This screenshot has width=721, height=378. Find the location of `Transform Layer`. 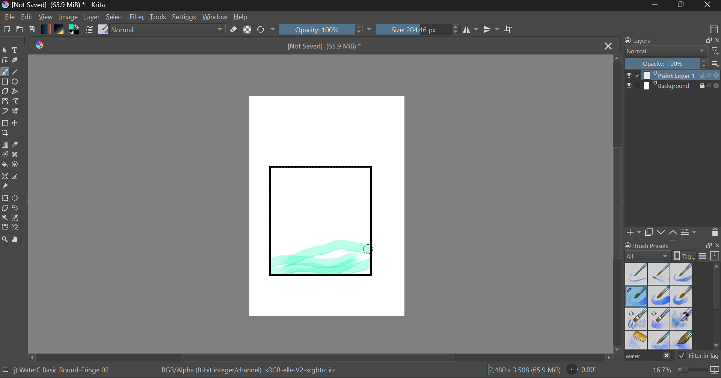

Transform Layer is located at coordinates (5, 122).